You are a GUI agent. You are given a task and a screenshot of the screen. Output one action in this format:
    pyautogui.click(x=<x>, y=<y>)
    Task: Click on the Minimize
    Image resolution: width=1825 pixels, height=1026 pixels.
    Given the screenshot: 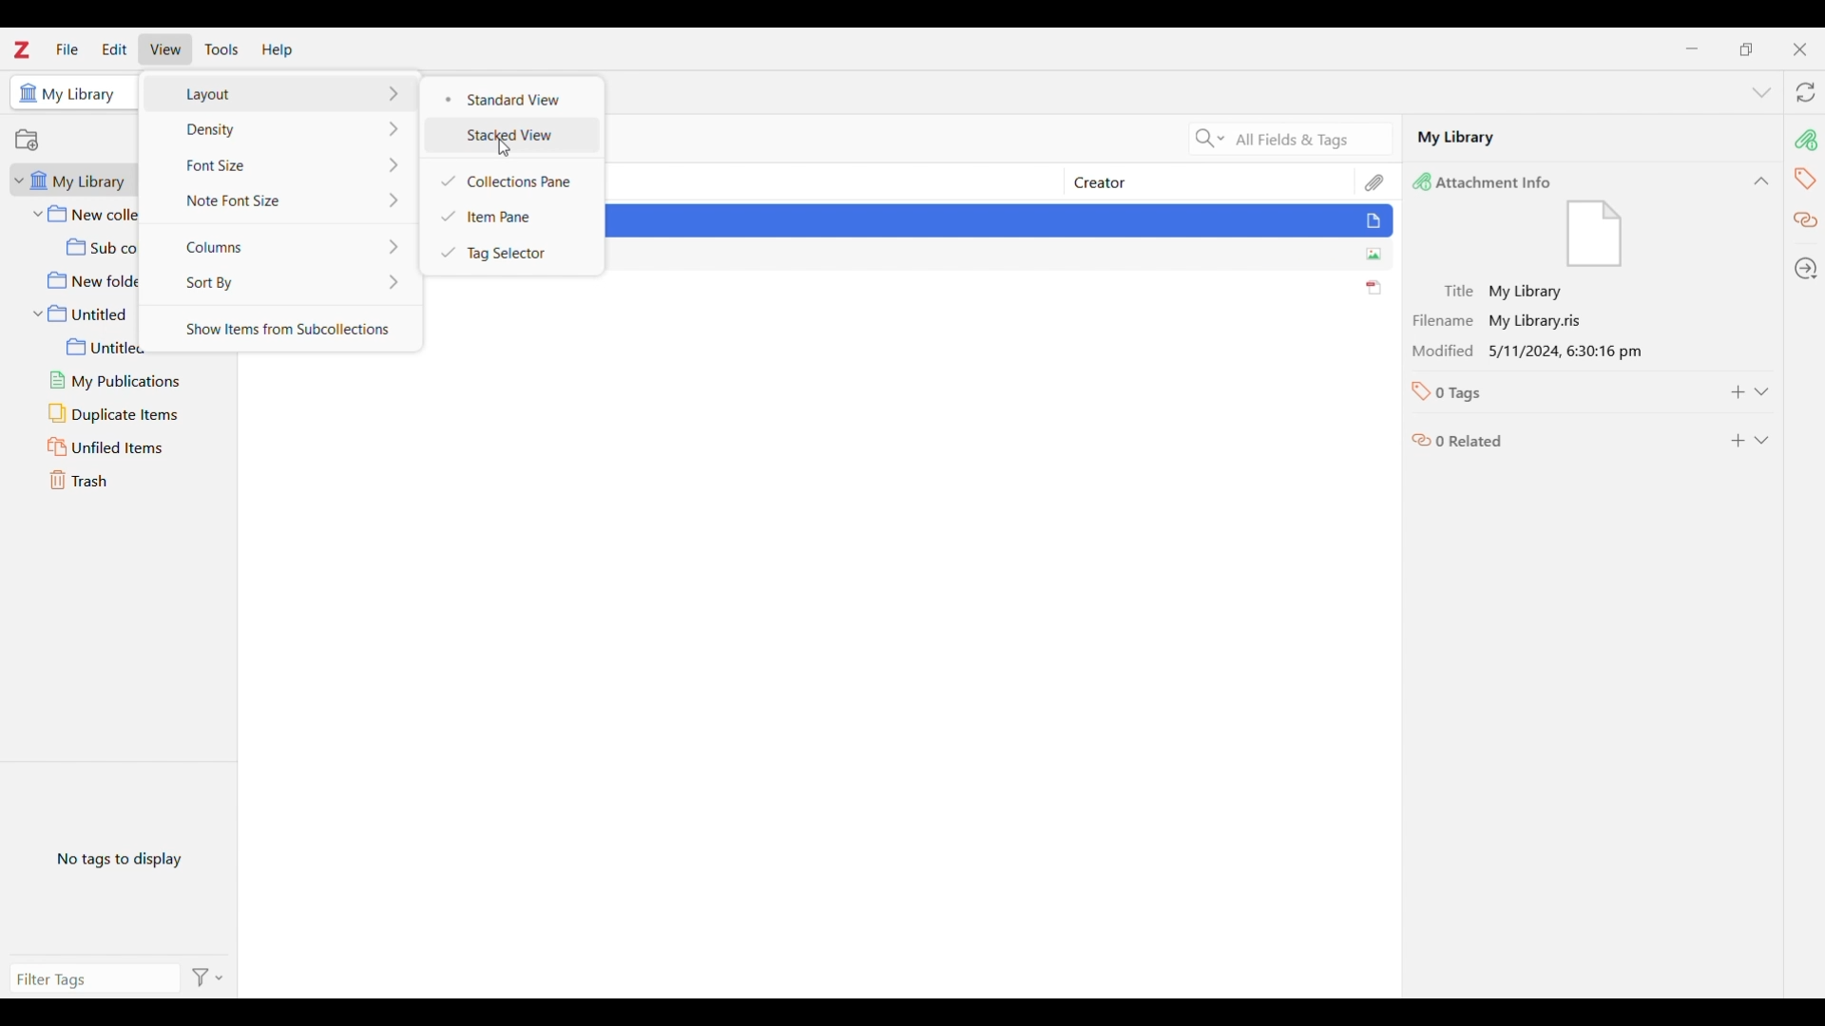 What is the action you would take?
    pyautogui.click(x=1692, y=48)
    